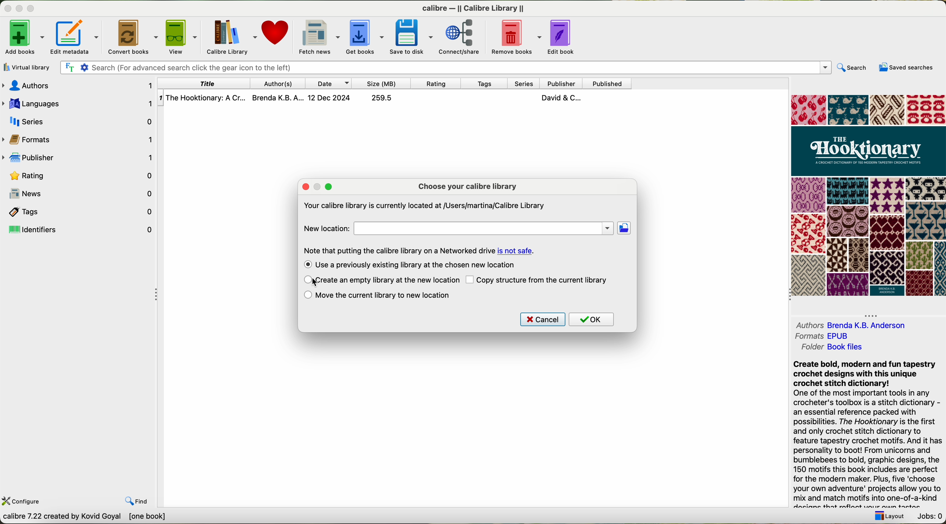 Image resolution: width=946 pixels, height=524 pixels. What do you see at coordinates (79, 120) in the screenshot?
I see `series` at bounding box center [79, 120].